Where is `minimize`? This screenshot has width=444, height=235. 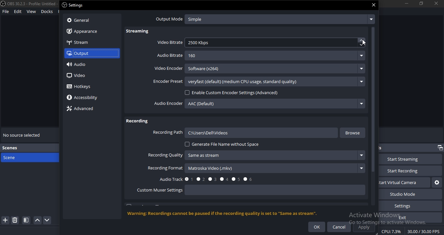
minimize is located at coordinates (406, 3).